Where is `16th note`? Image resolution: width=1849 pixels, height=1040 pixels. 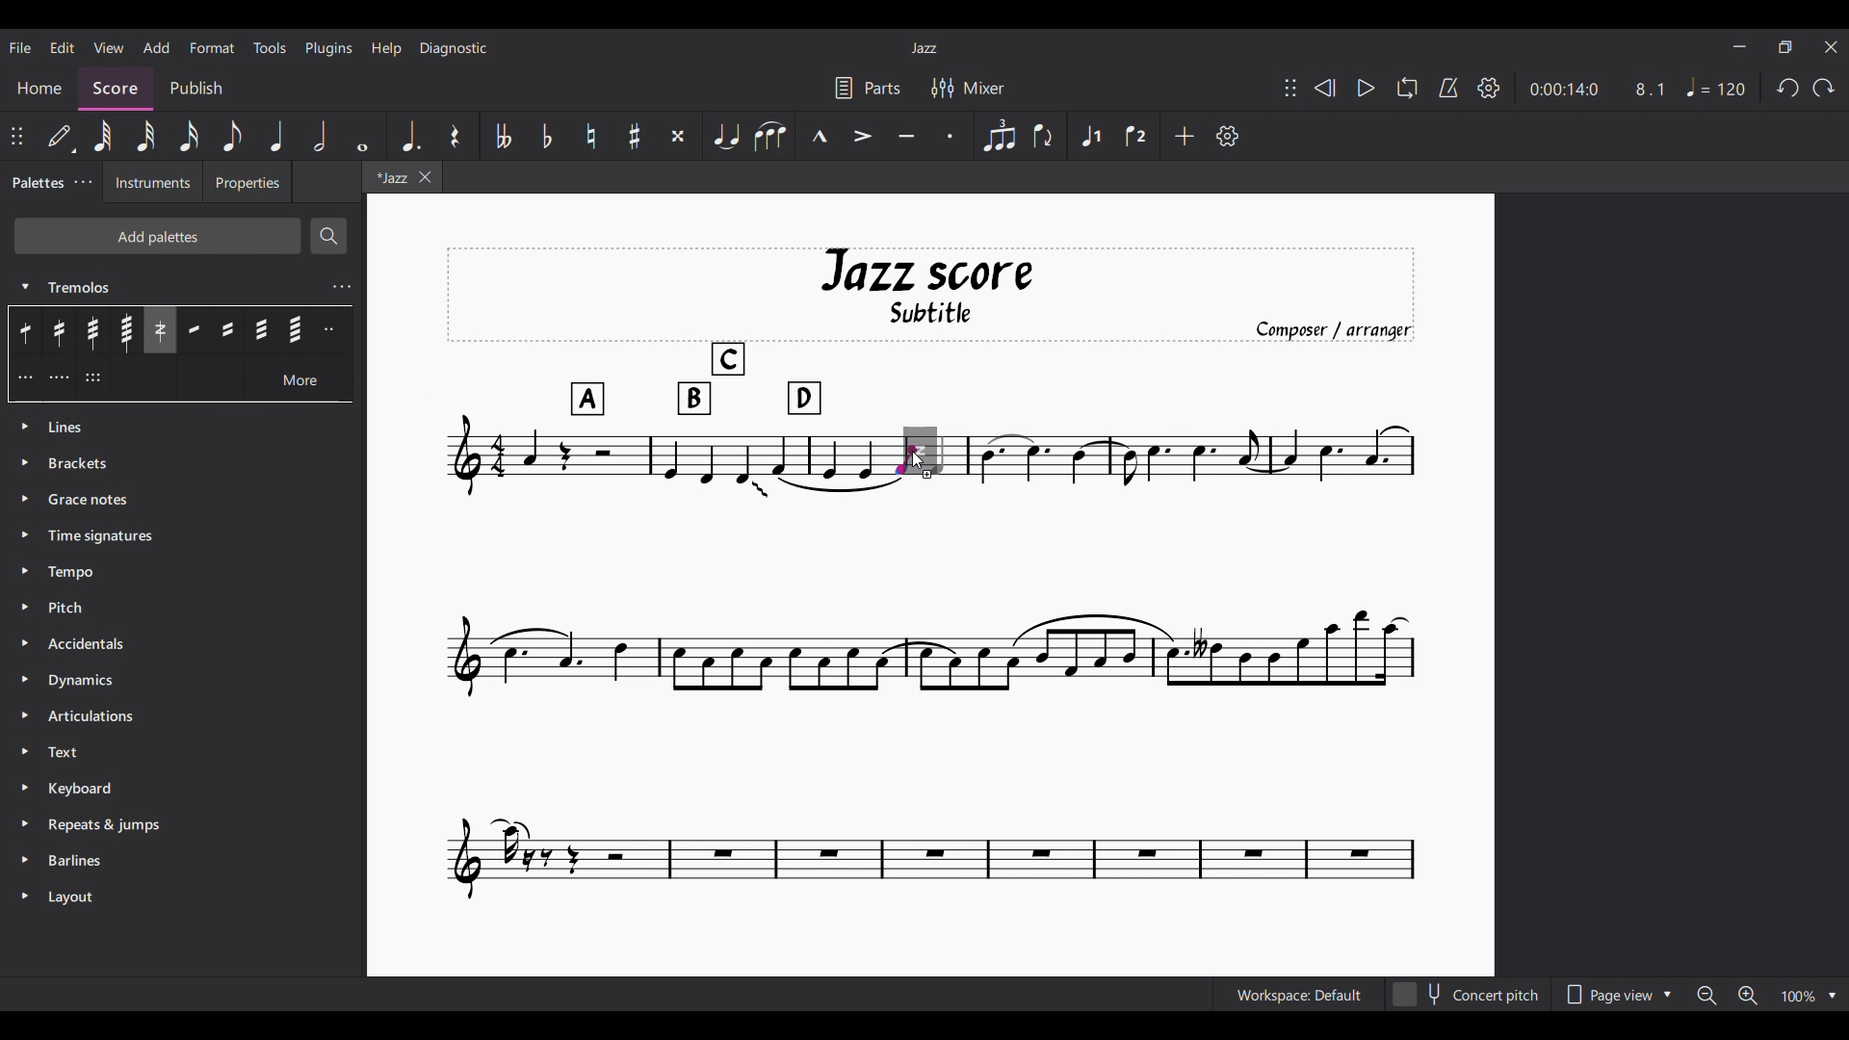 16th note is located at coordinates (188, 136).